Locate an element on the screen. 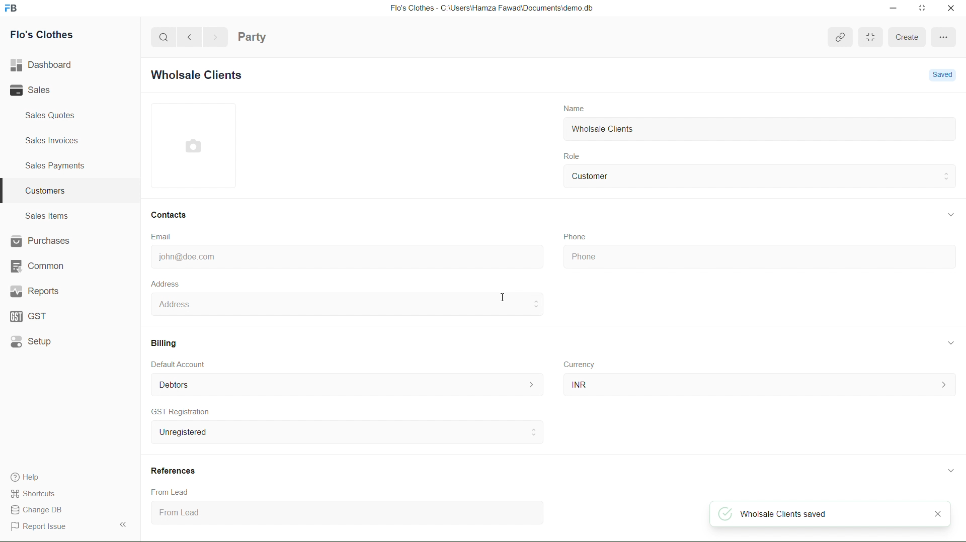 The width and height of the screenshot is (966, 542). minimize is located at coordinates (886, 9).